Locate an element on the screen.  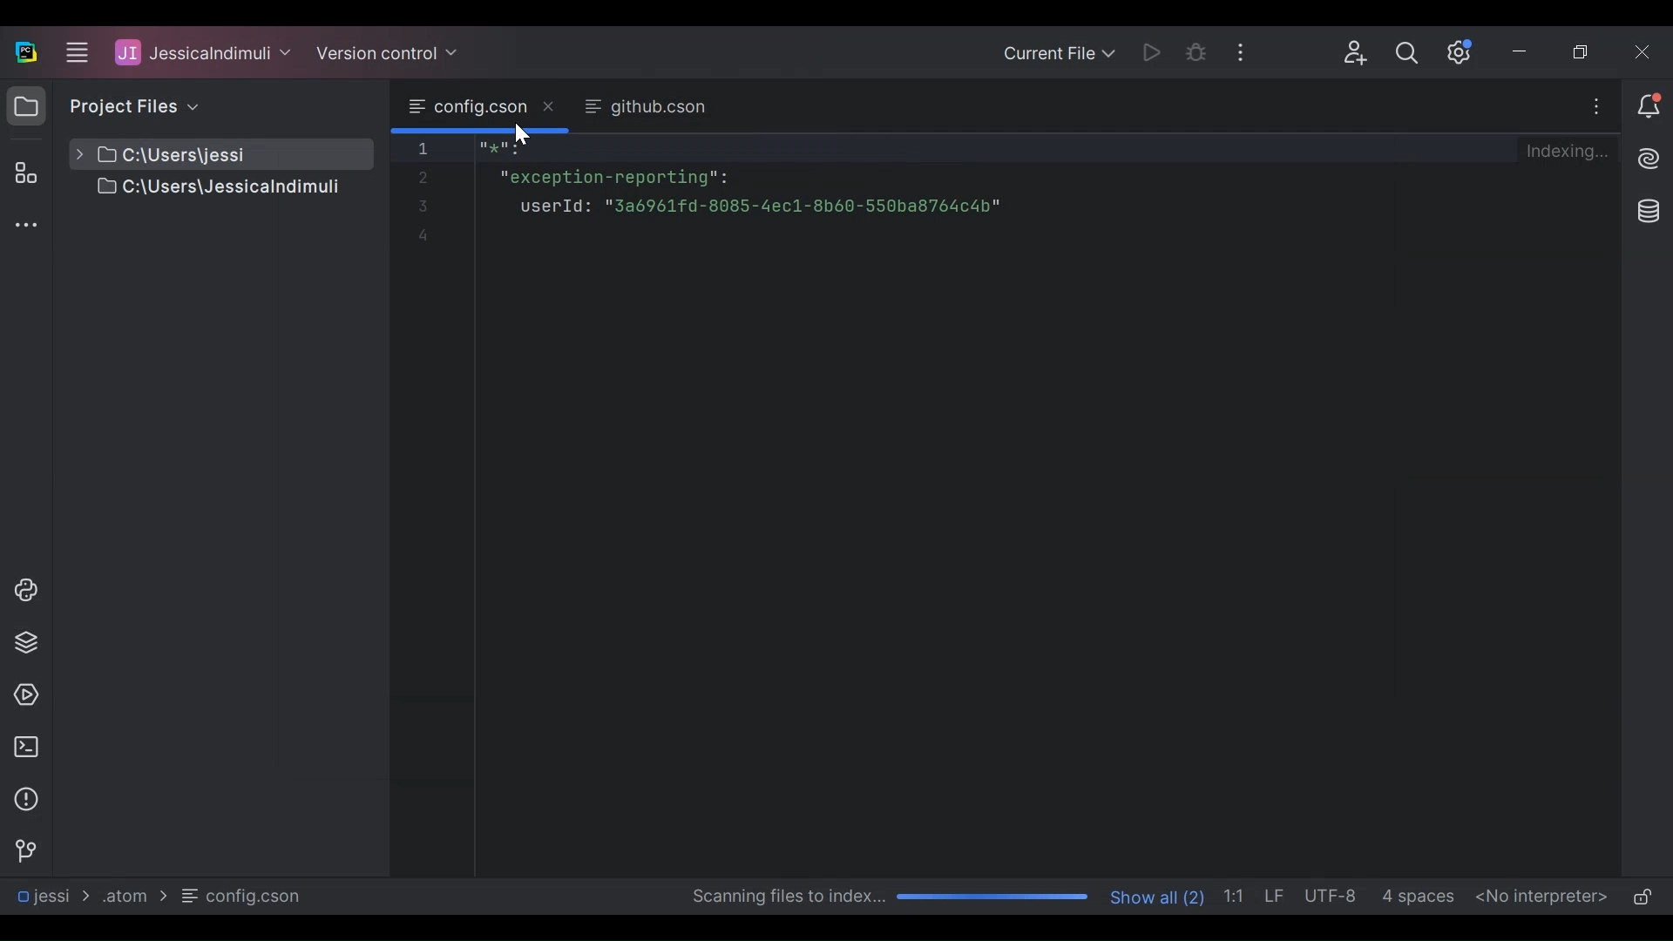
Line Separator is located at coordinates (1277, 897).